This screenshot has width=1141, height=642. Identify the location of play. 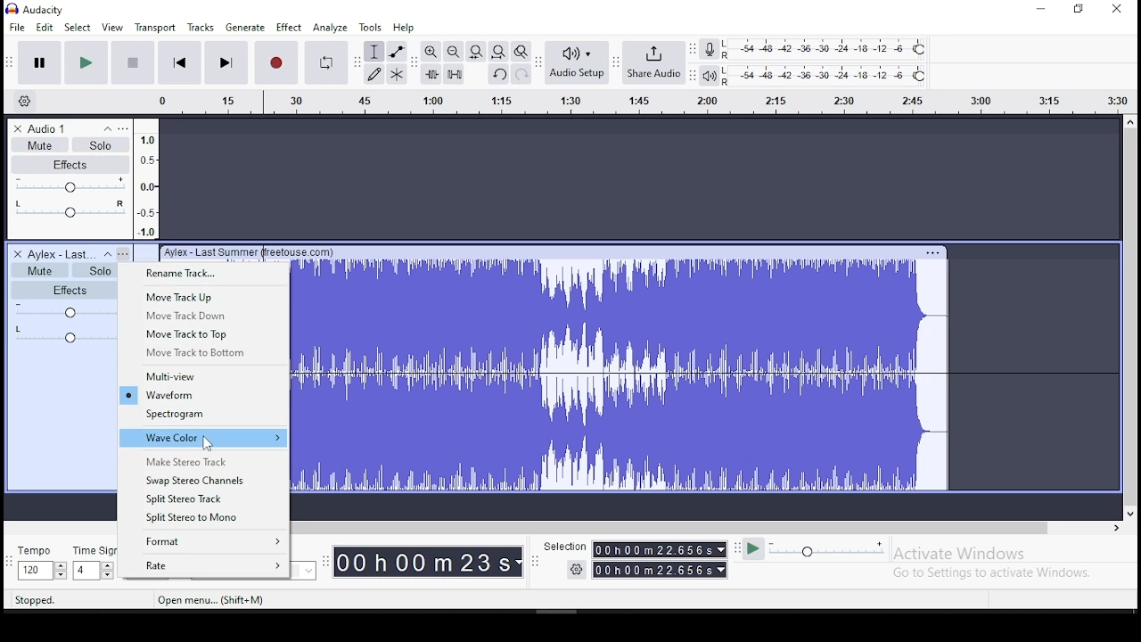
(86, 63).